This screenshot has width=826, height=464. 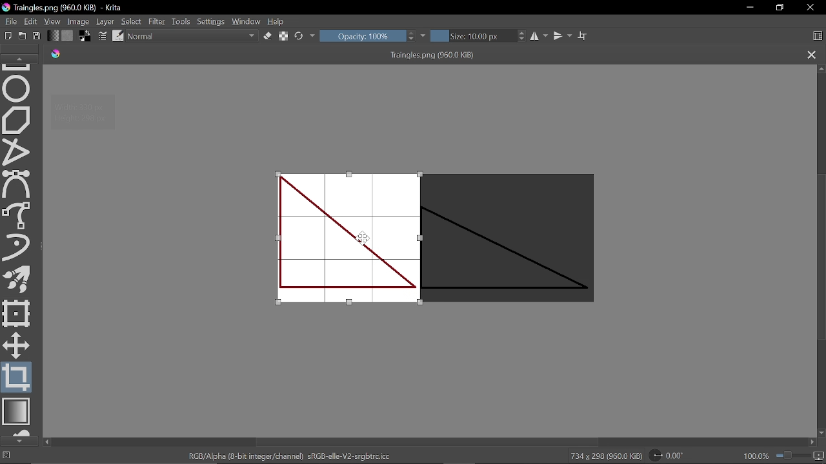 What do you see at coordinates (17, 313) in the screenshot?
I see `Transform a layer or a selection` at bounding box center [17, 313].